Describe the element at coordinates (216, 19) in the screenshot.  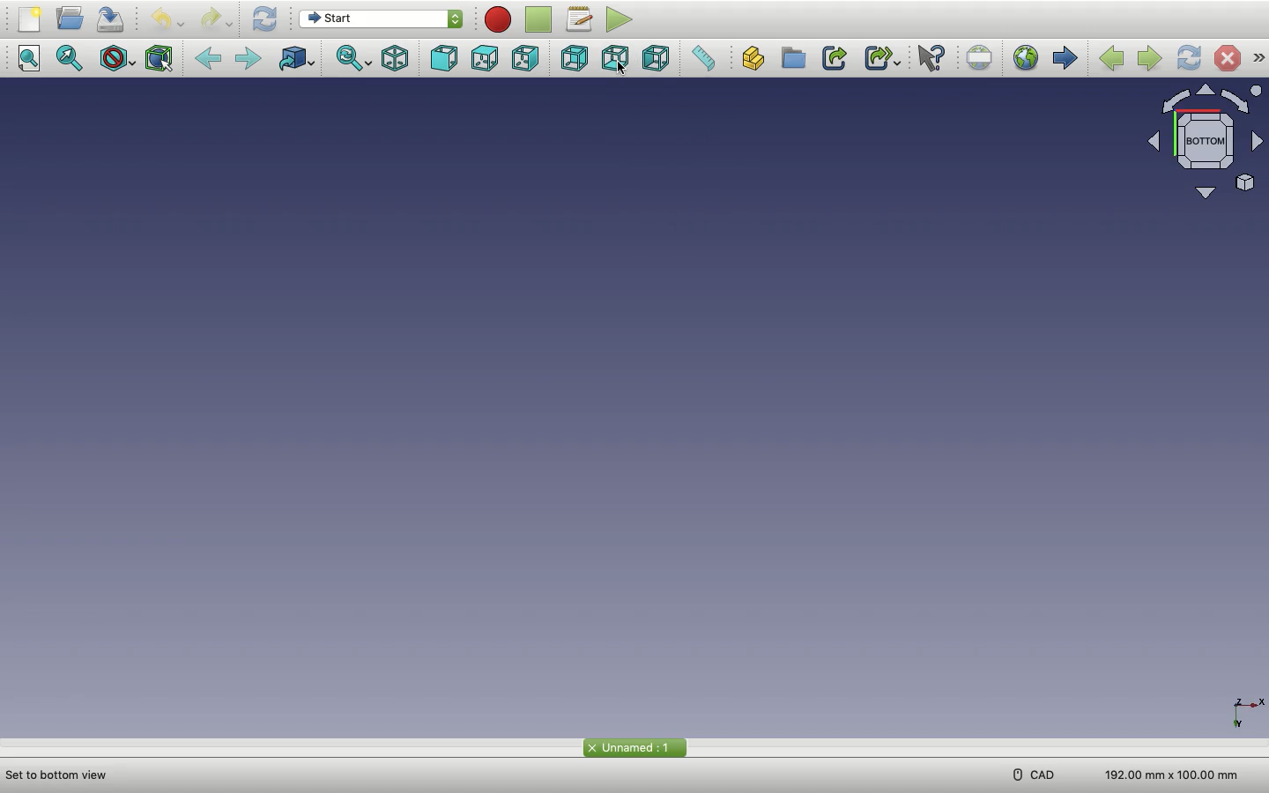
I see `Redo` at that location.